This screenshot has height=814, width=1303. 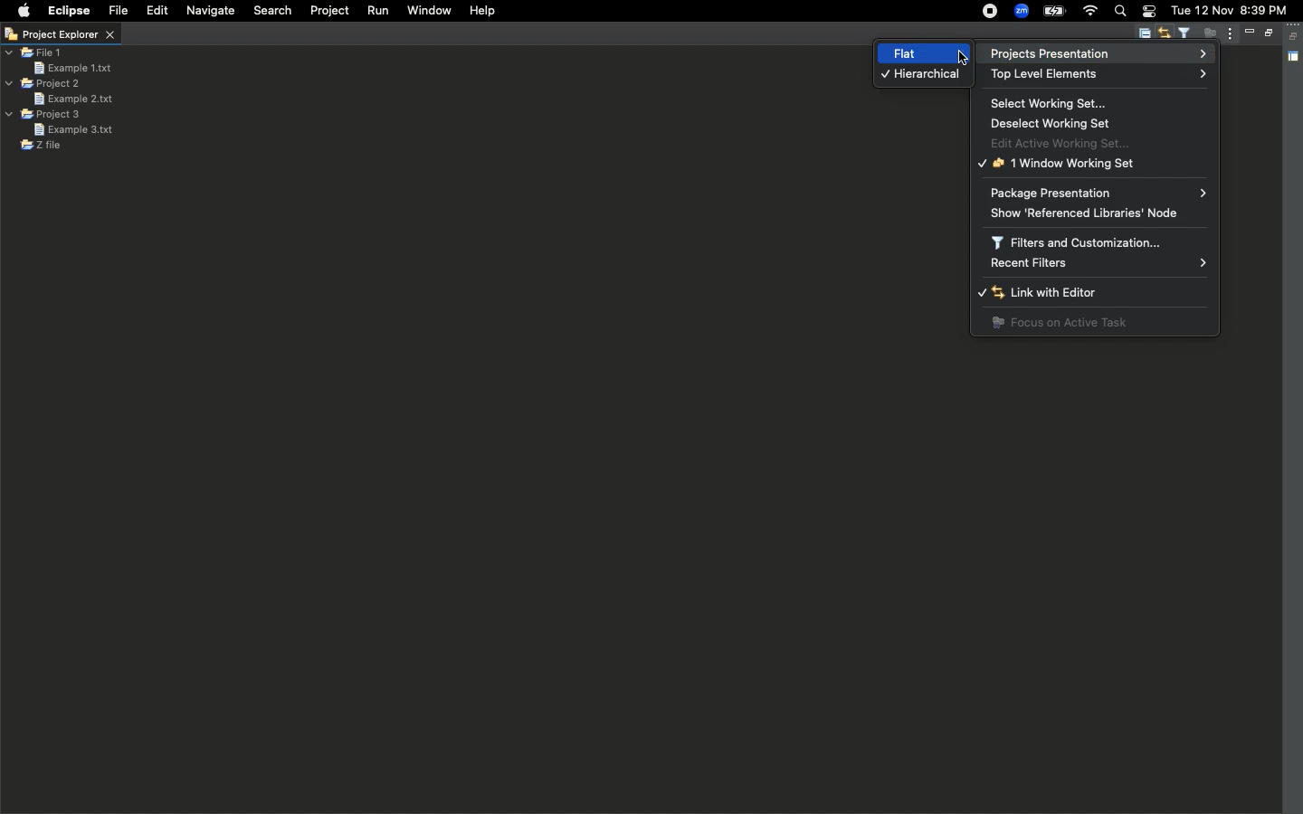 I want to click on Internet, so click(x=1090, y=11).